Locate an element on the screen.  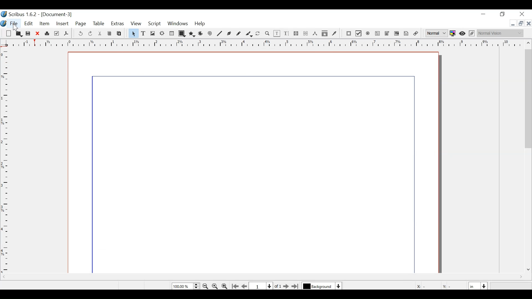
Undo  is located at coordinates (81, 34).